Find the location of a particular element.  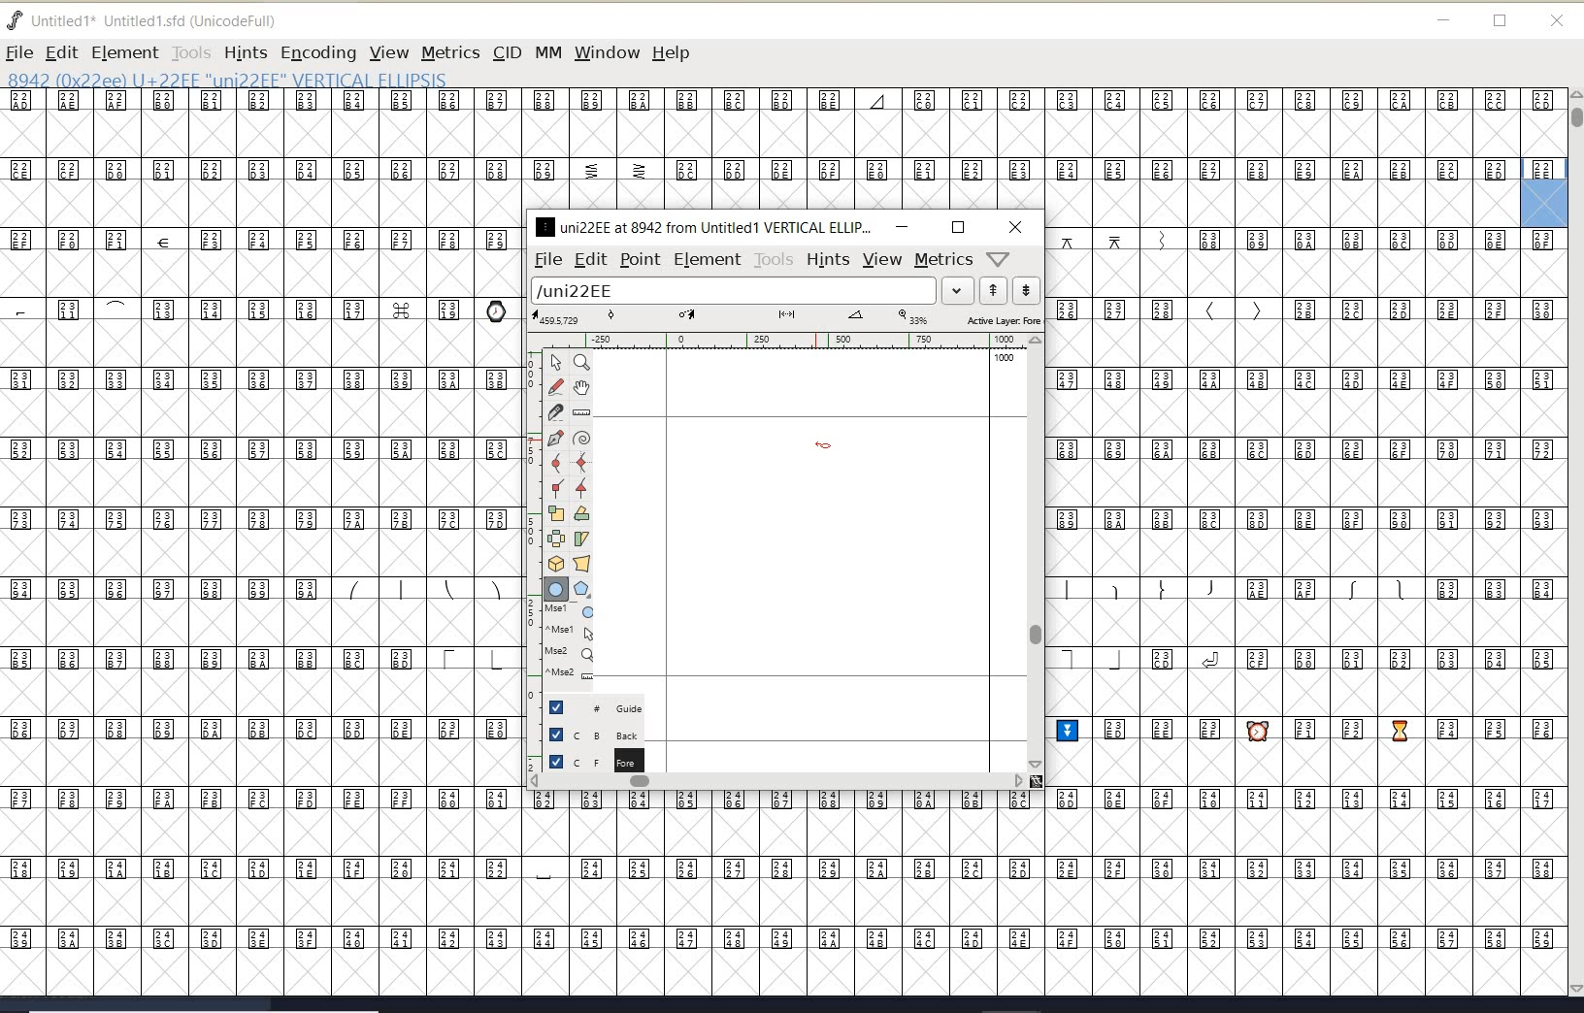

GLYPHY CHARACTERS & NUMBERS is located at coordinates (525, 892).